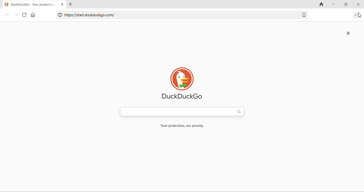 The image size is (364, 192). Describe the element at coordinates (322, 4) in the screenshot. I see `clear cache and all data` at that location.